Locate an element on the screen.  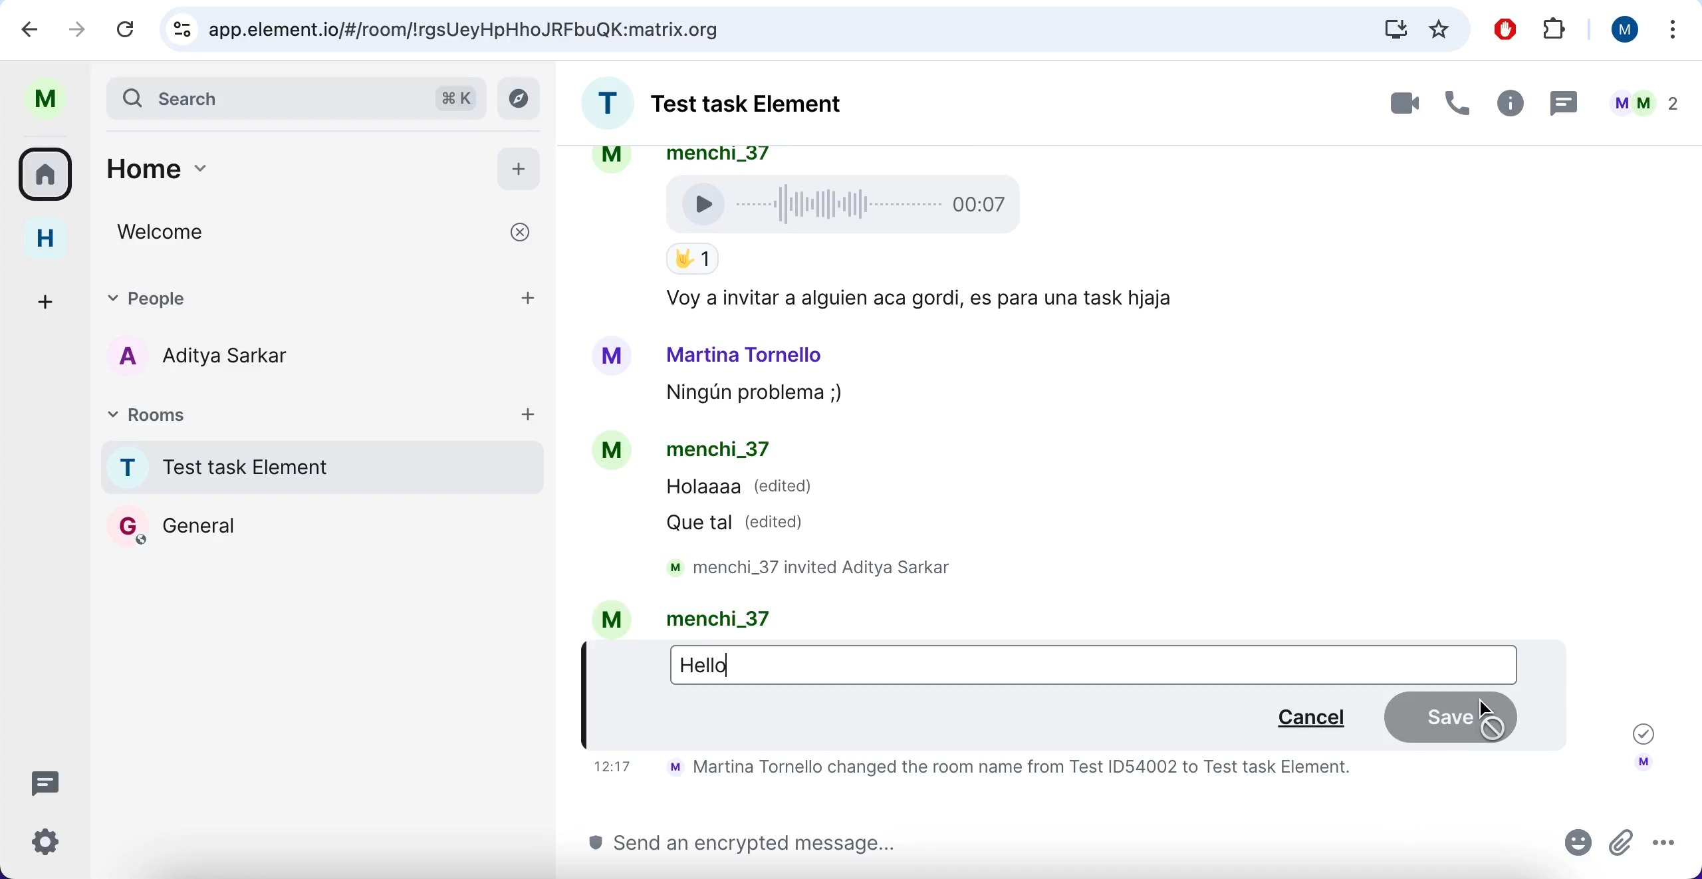
add is located at coordinates (520, 170).